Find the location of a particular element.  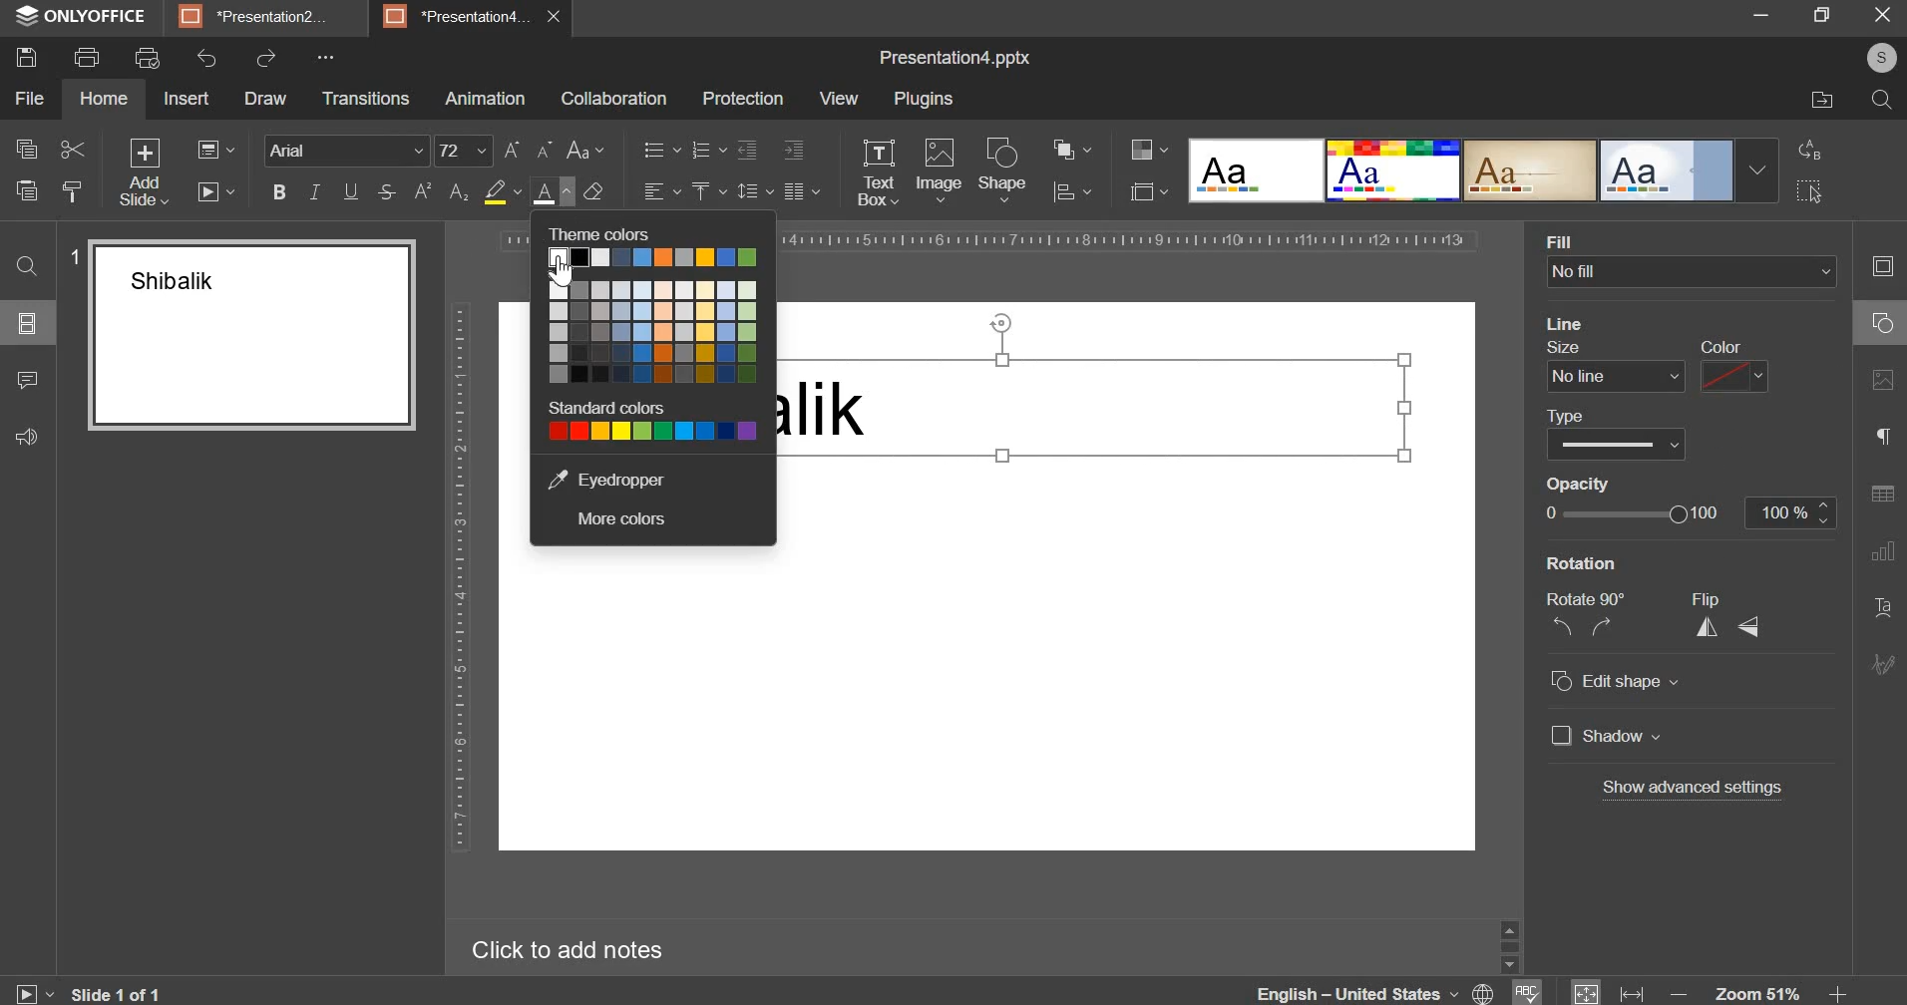

select all is located at coordinates (1812, 191).